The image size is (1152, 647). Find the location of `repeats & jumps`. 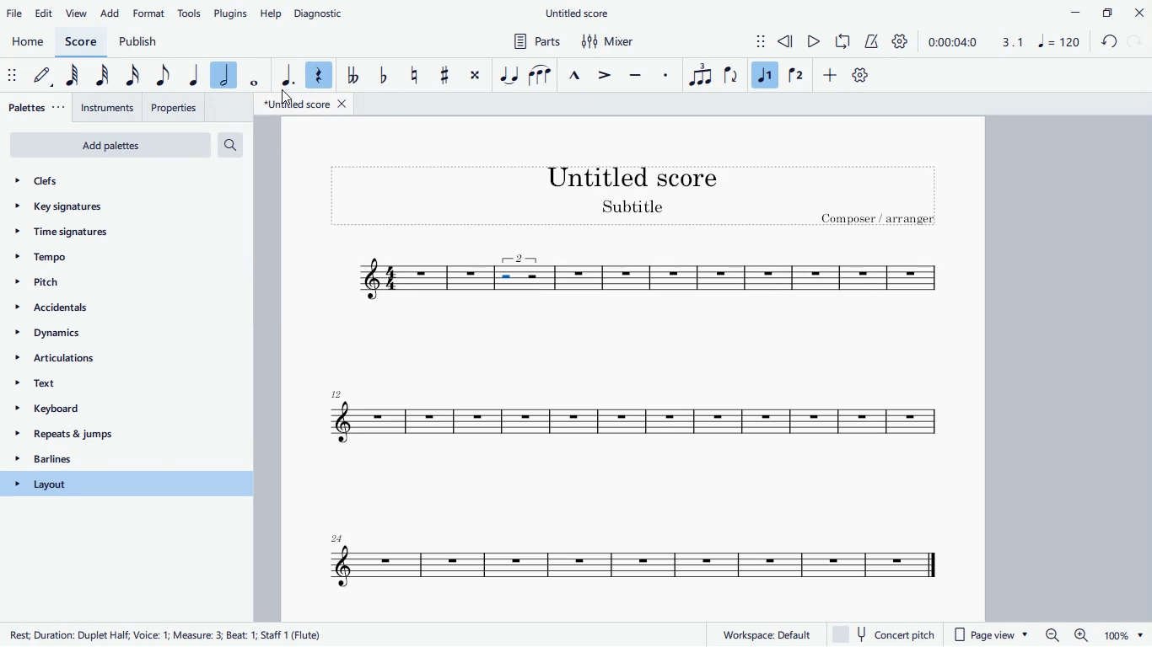

repeats & jumps is located at coordinates (108, 436).